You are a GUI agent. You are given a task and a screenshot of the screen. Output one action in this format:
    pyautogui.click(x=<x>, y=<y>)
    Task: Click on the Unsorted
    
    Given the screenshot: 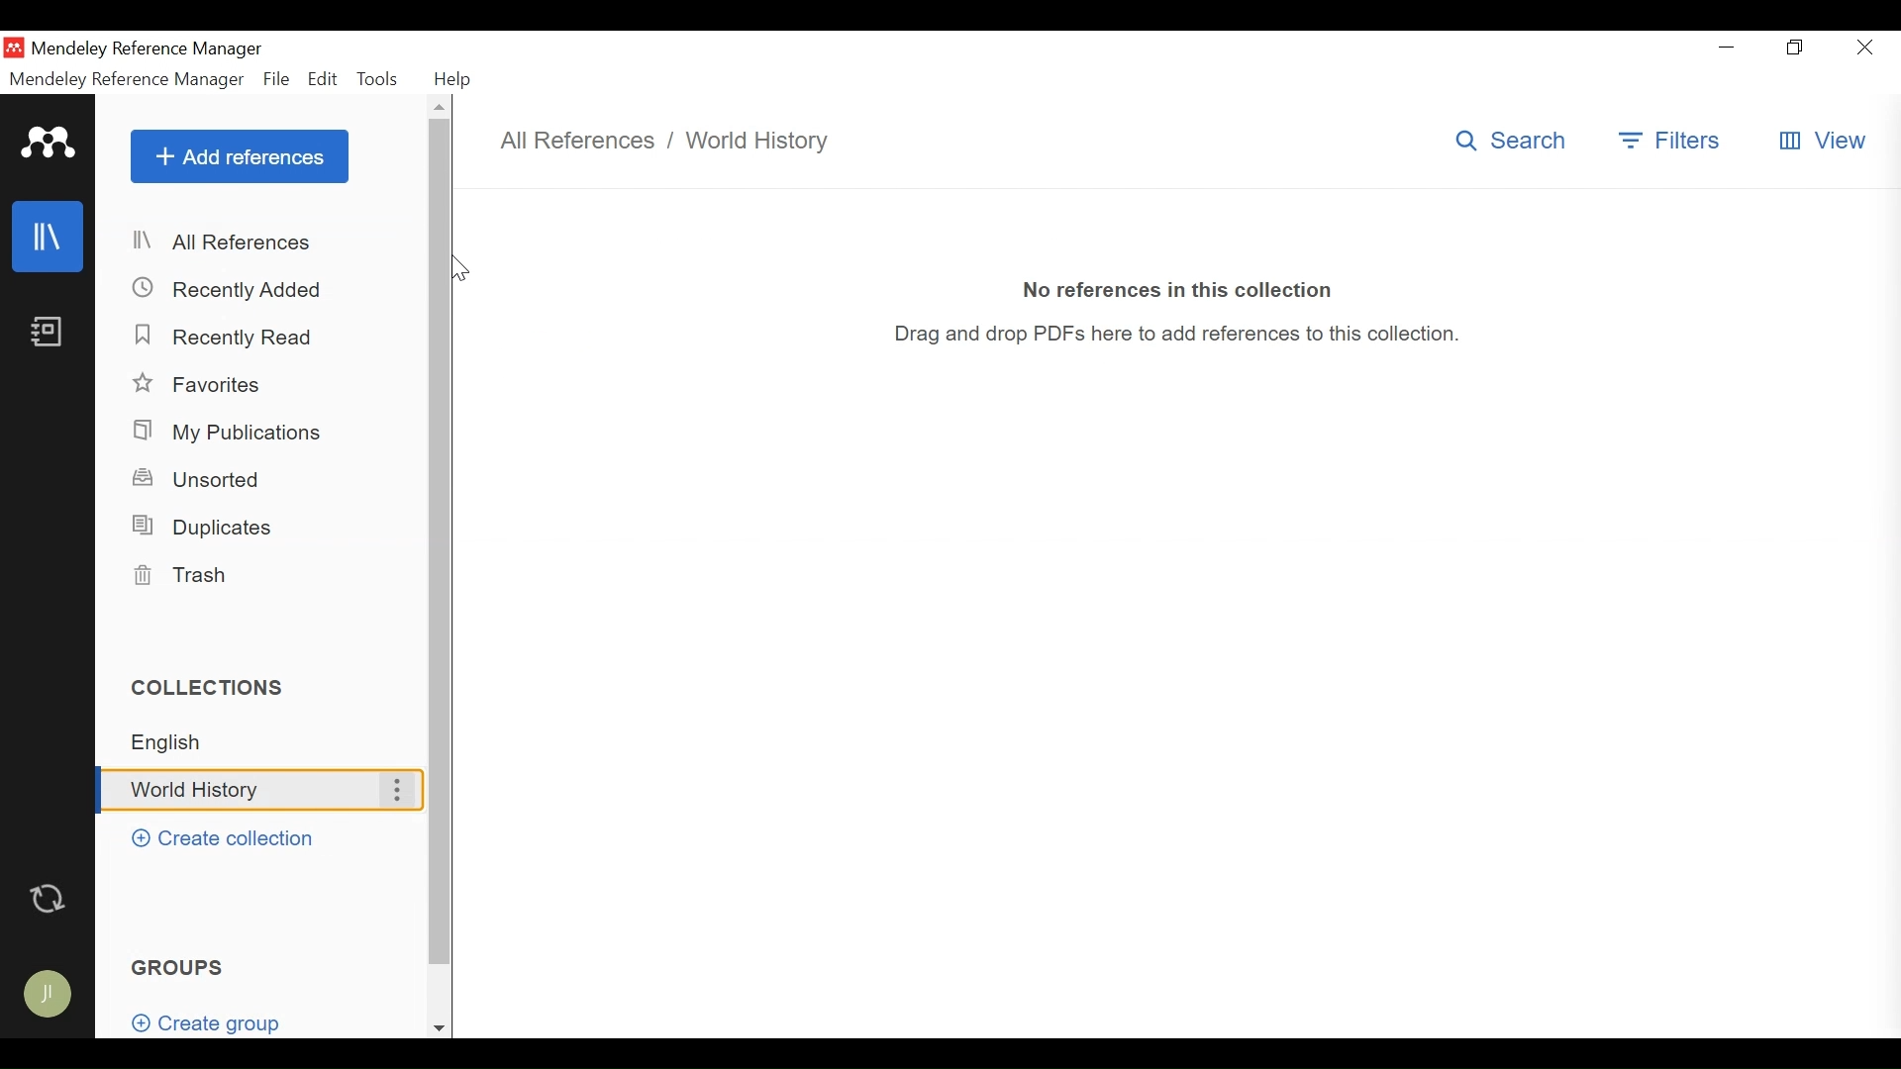 What is the action you would take?
    pyautogui.click(x=201, y=477)
    